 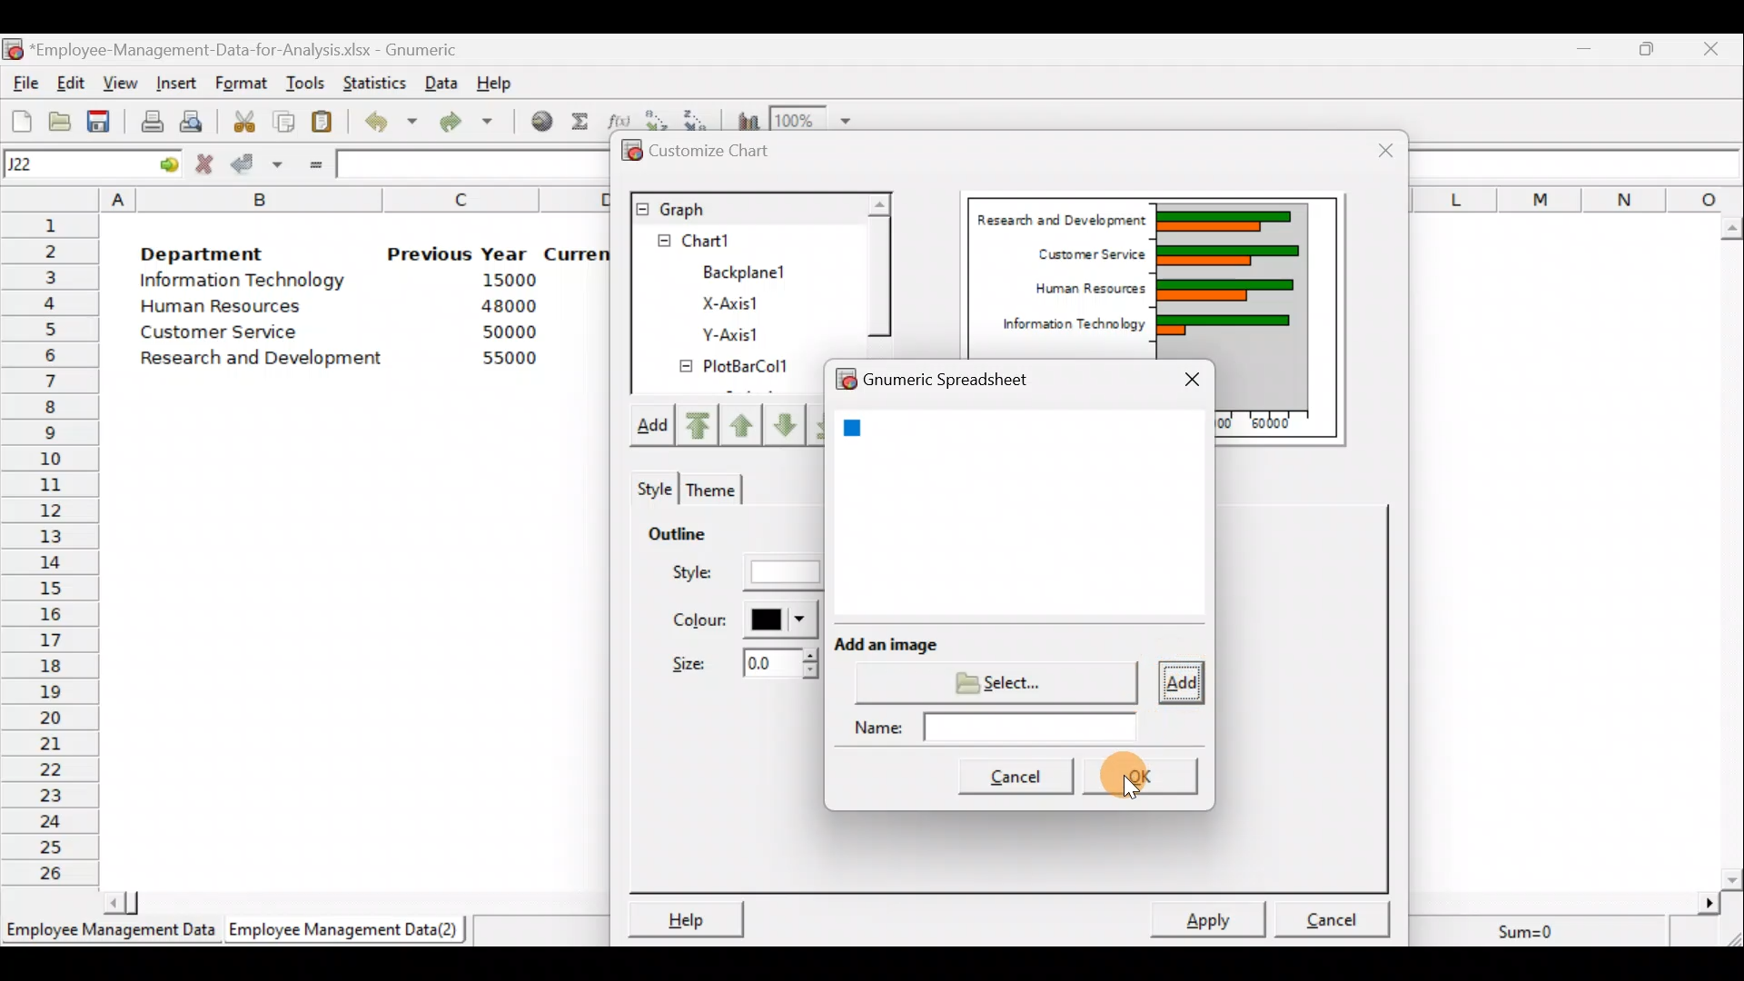 I want to click on Close, so click(x=1188, y=379).